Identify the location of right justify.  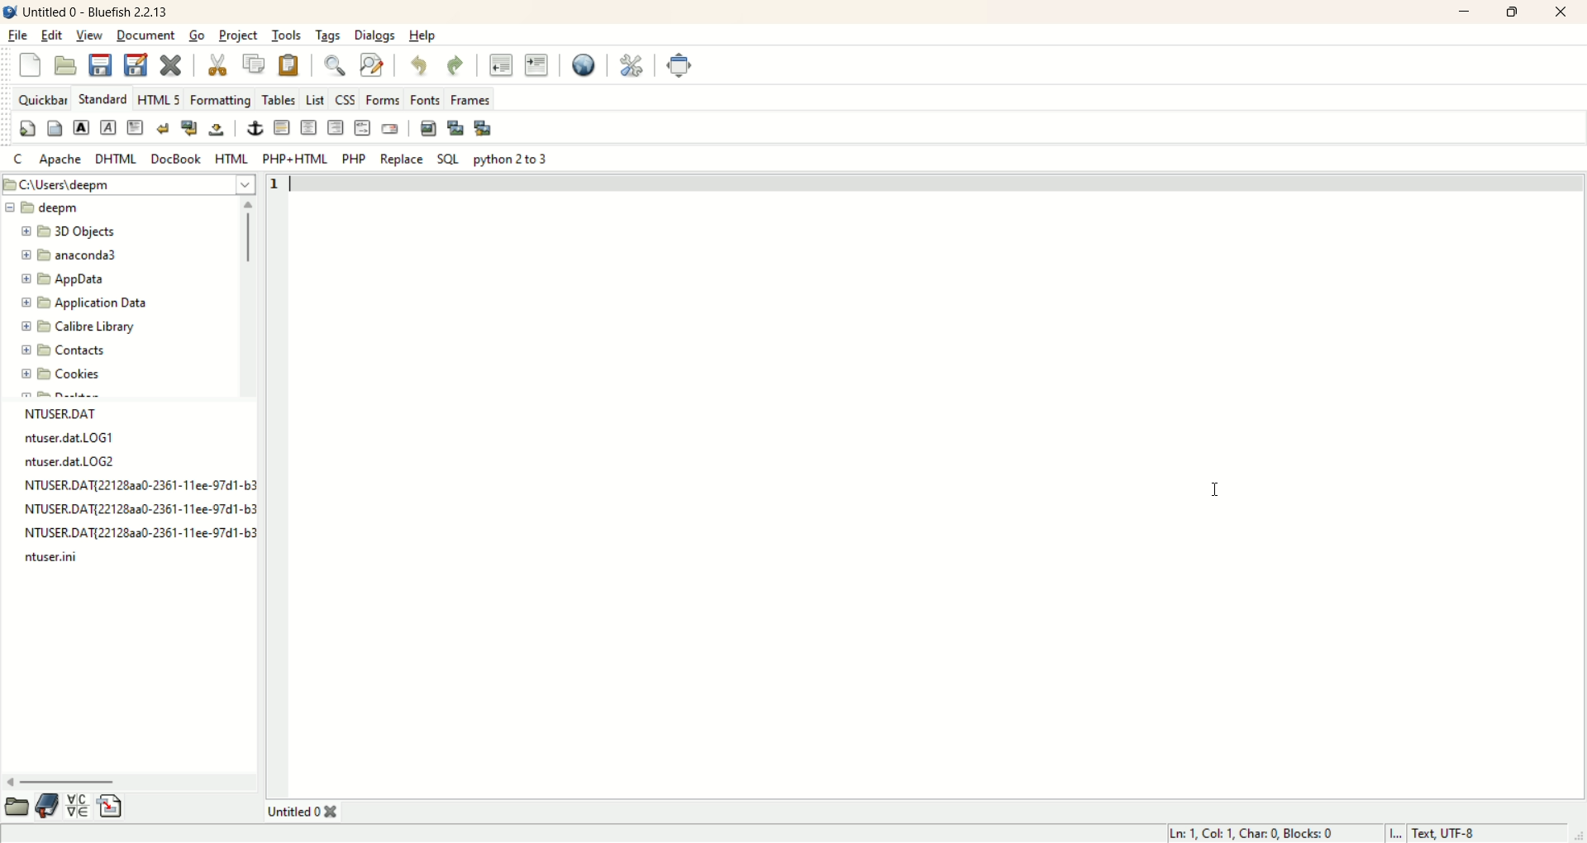
(335, 131).